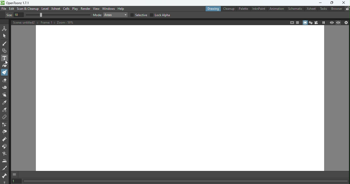  What do you see at coordinates (67, 8) in the screenshot?
I see `Cells` at bounding box center [67, 8].